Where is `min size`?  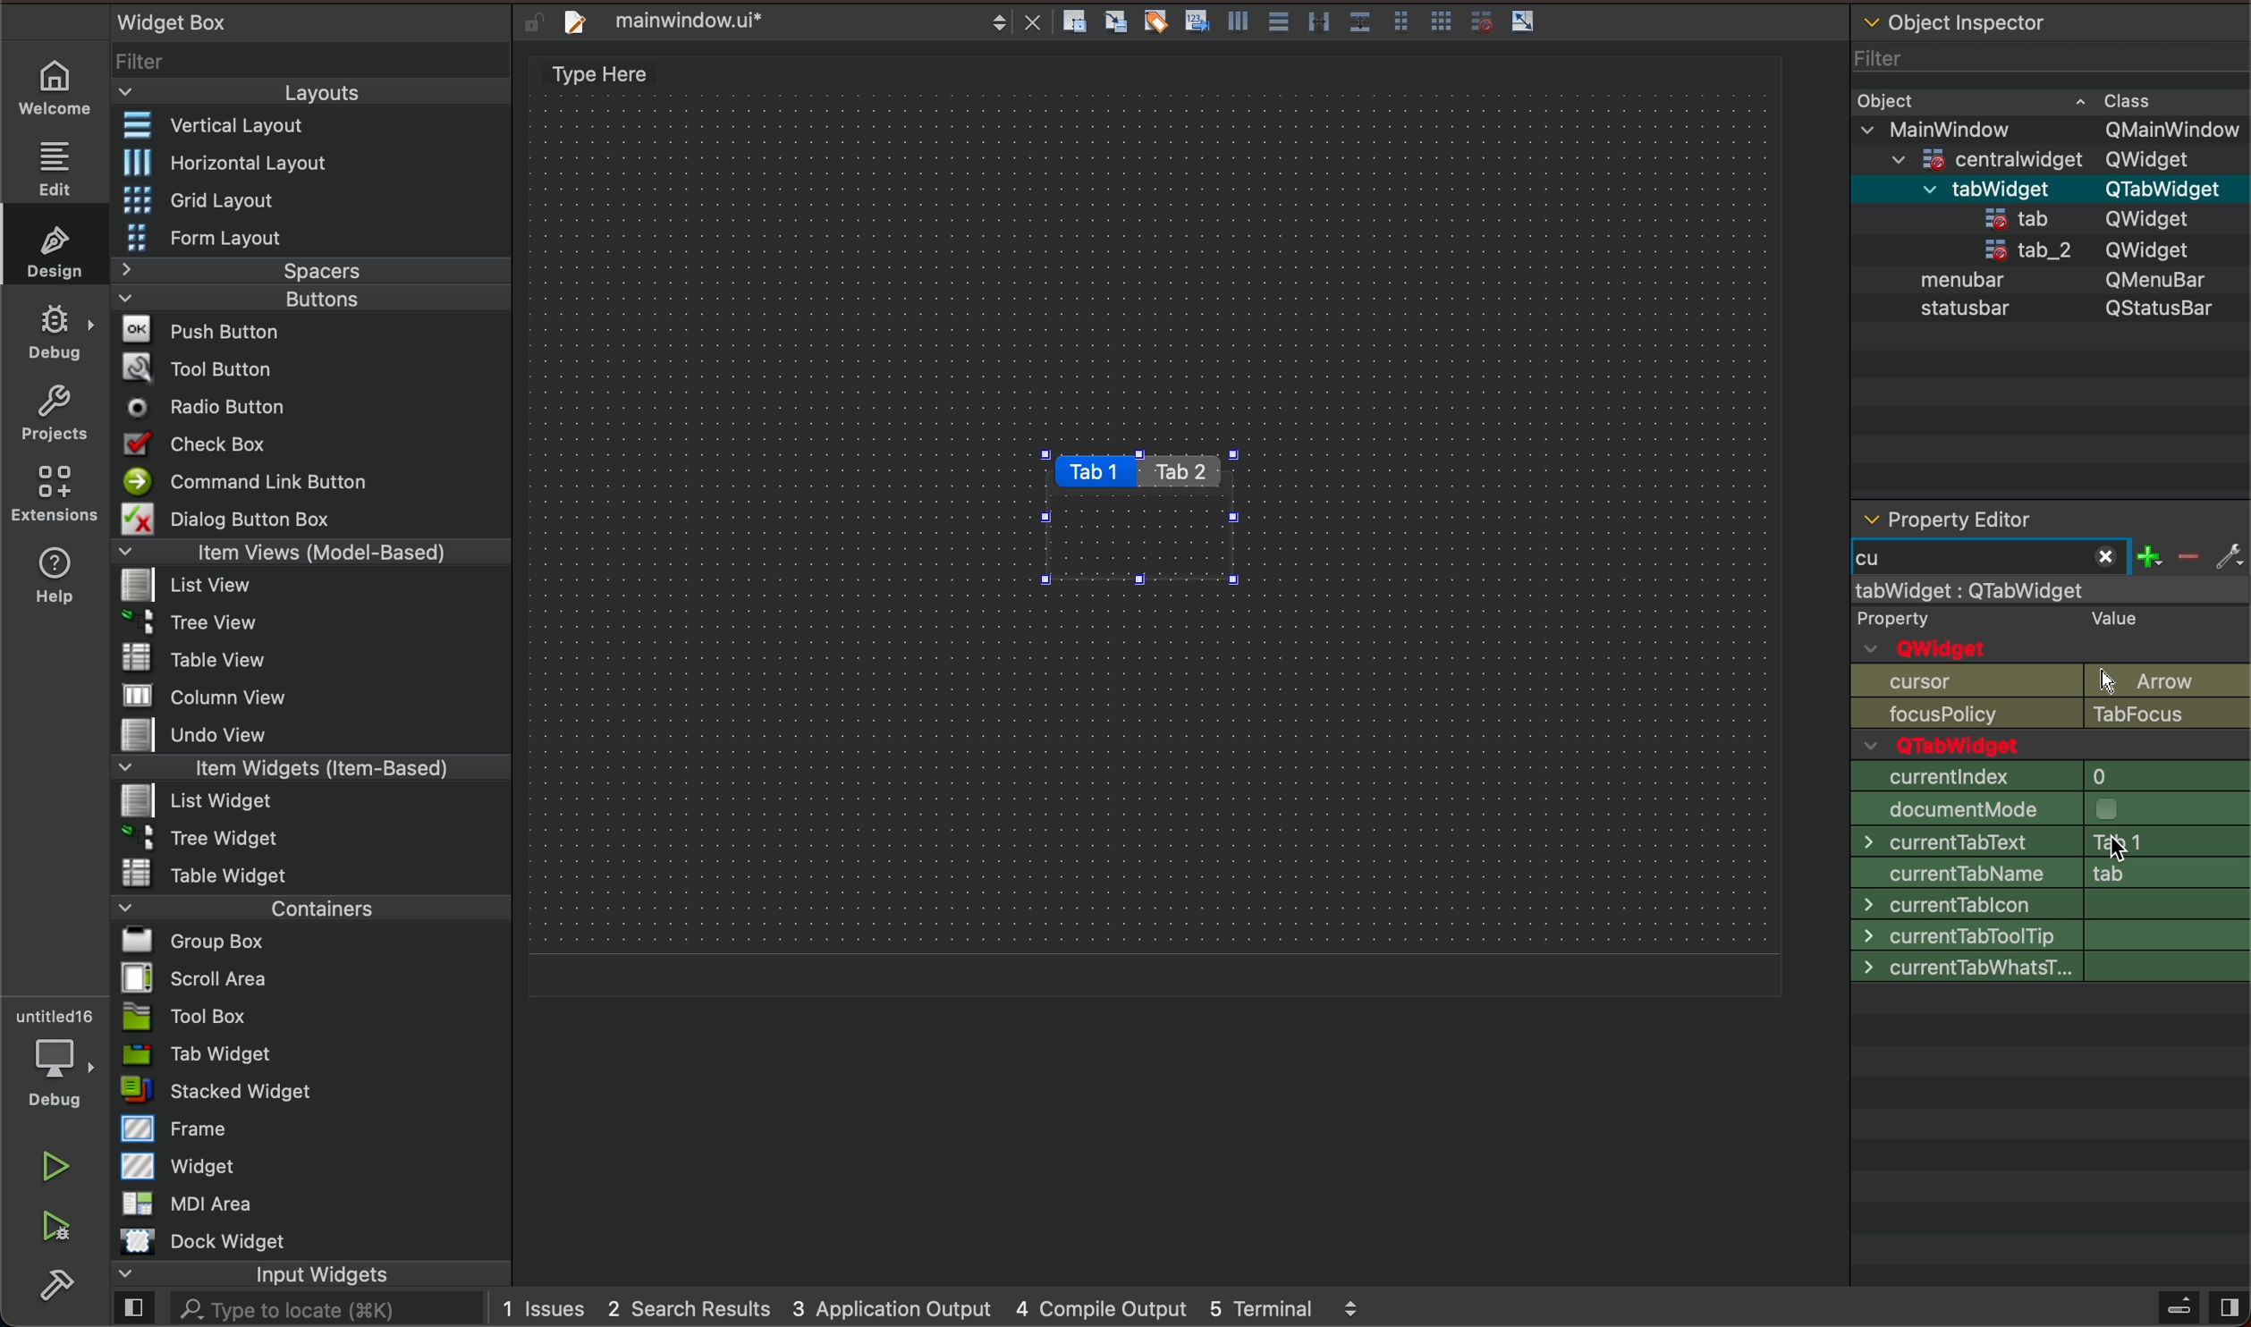
min size is located at coordinates (2052, 841).